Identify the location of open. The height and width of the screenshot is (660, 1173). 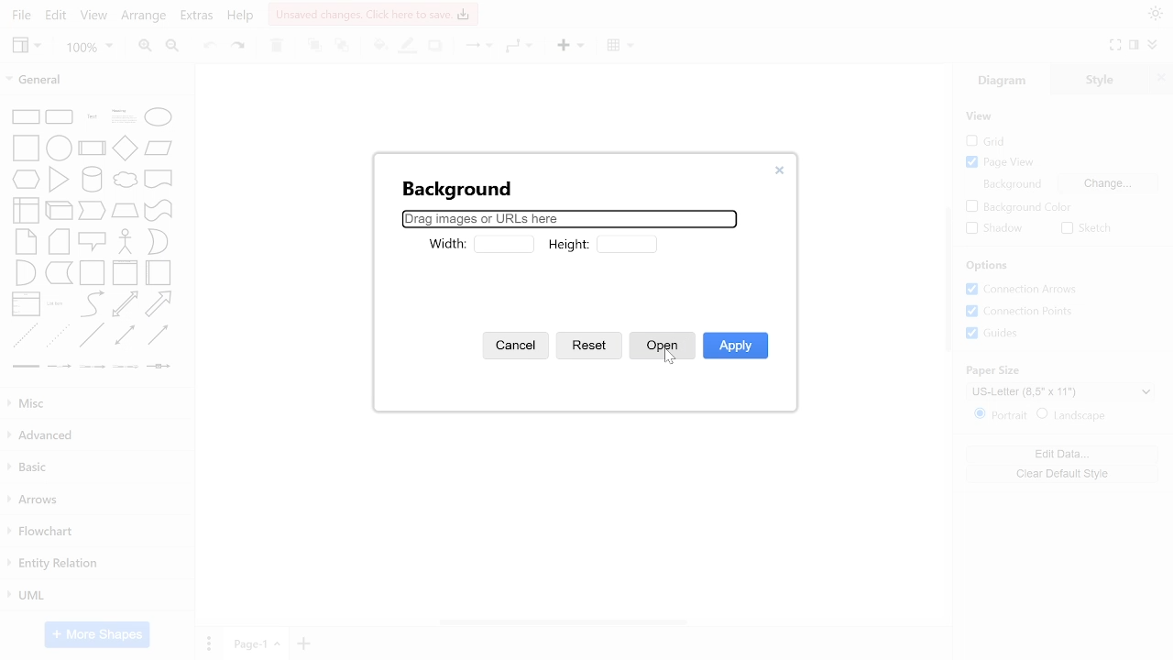
(662, 347).